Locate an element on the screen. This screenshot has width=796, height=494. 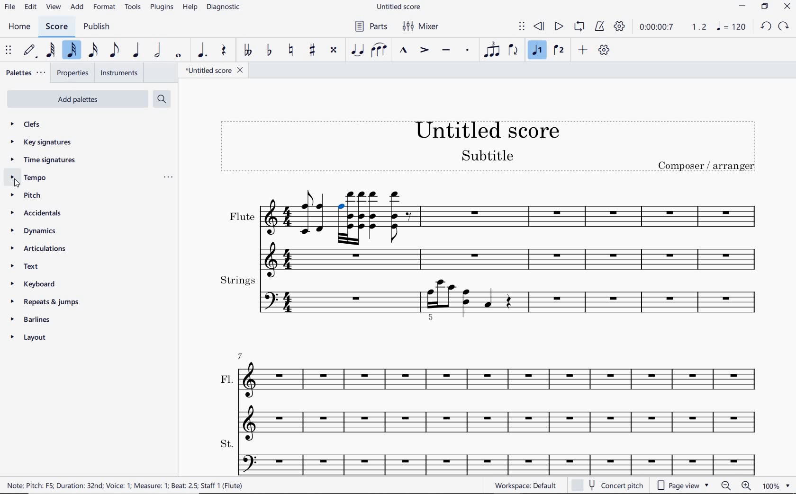
flute is located at coordinates (565, 227).